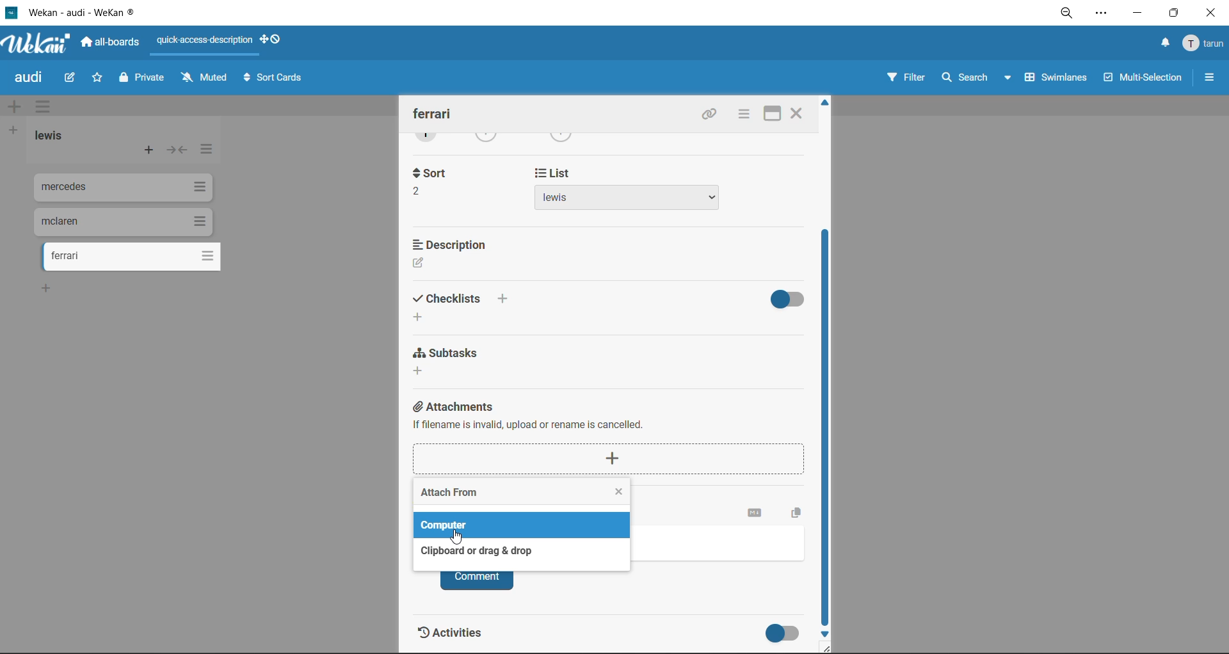 Image resolution: width=1229 pixels, height=654 pixels. What do you see at coordinates (436, 114) in the screenshot?
I see `card title` at bounding box center [436, 114].